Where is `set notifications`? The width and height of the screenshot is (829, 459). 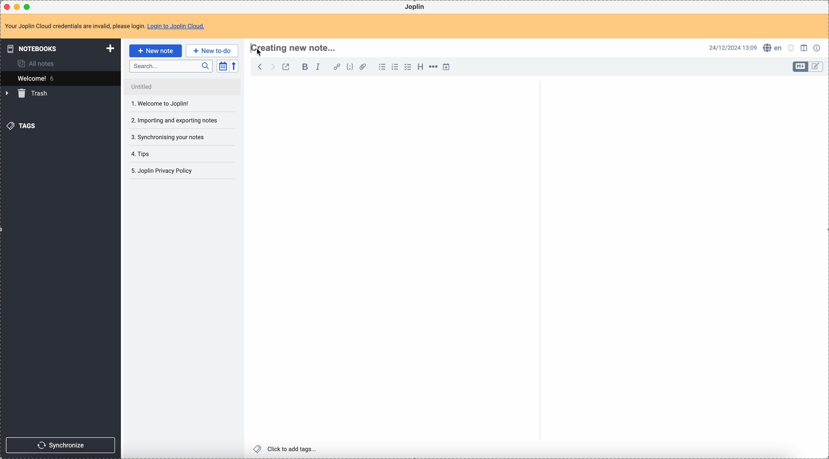 set notifications is located at coordinates (791, 48).